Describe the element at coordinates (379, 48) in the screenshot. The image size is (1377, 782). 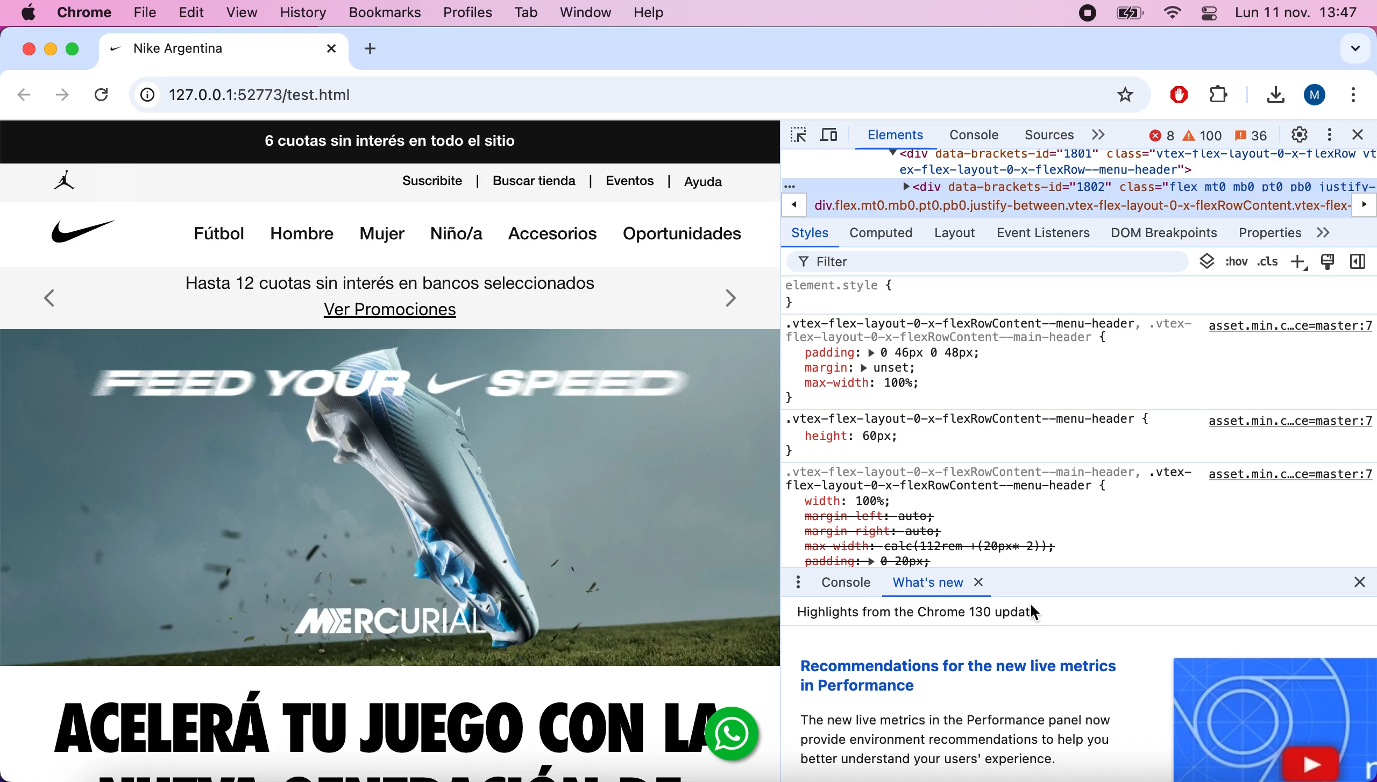
I see `add tab` at that location.